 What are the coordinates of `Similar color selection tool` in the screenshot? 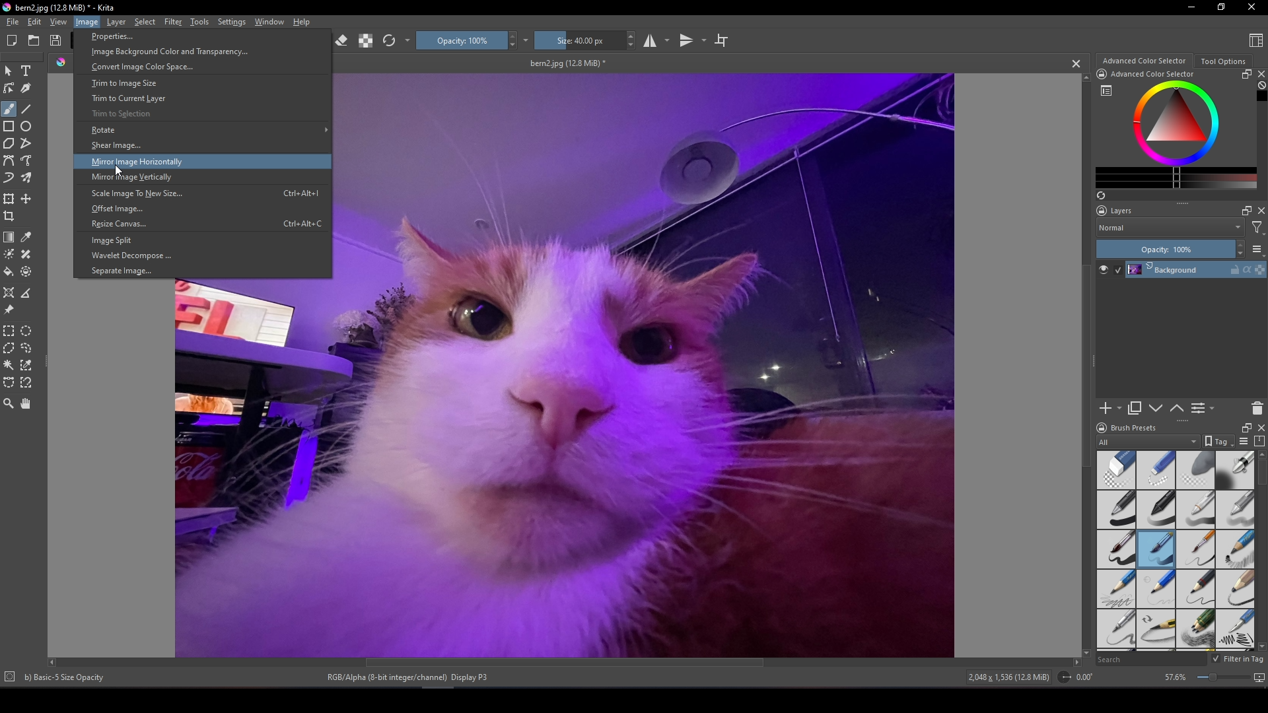 It's located at (26, 364).